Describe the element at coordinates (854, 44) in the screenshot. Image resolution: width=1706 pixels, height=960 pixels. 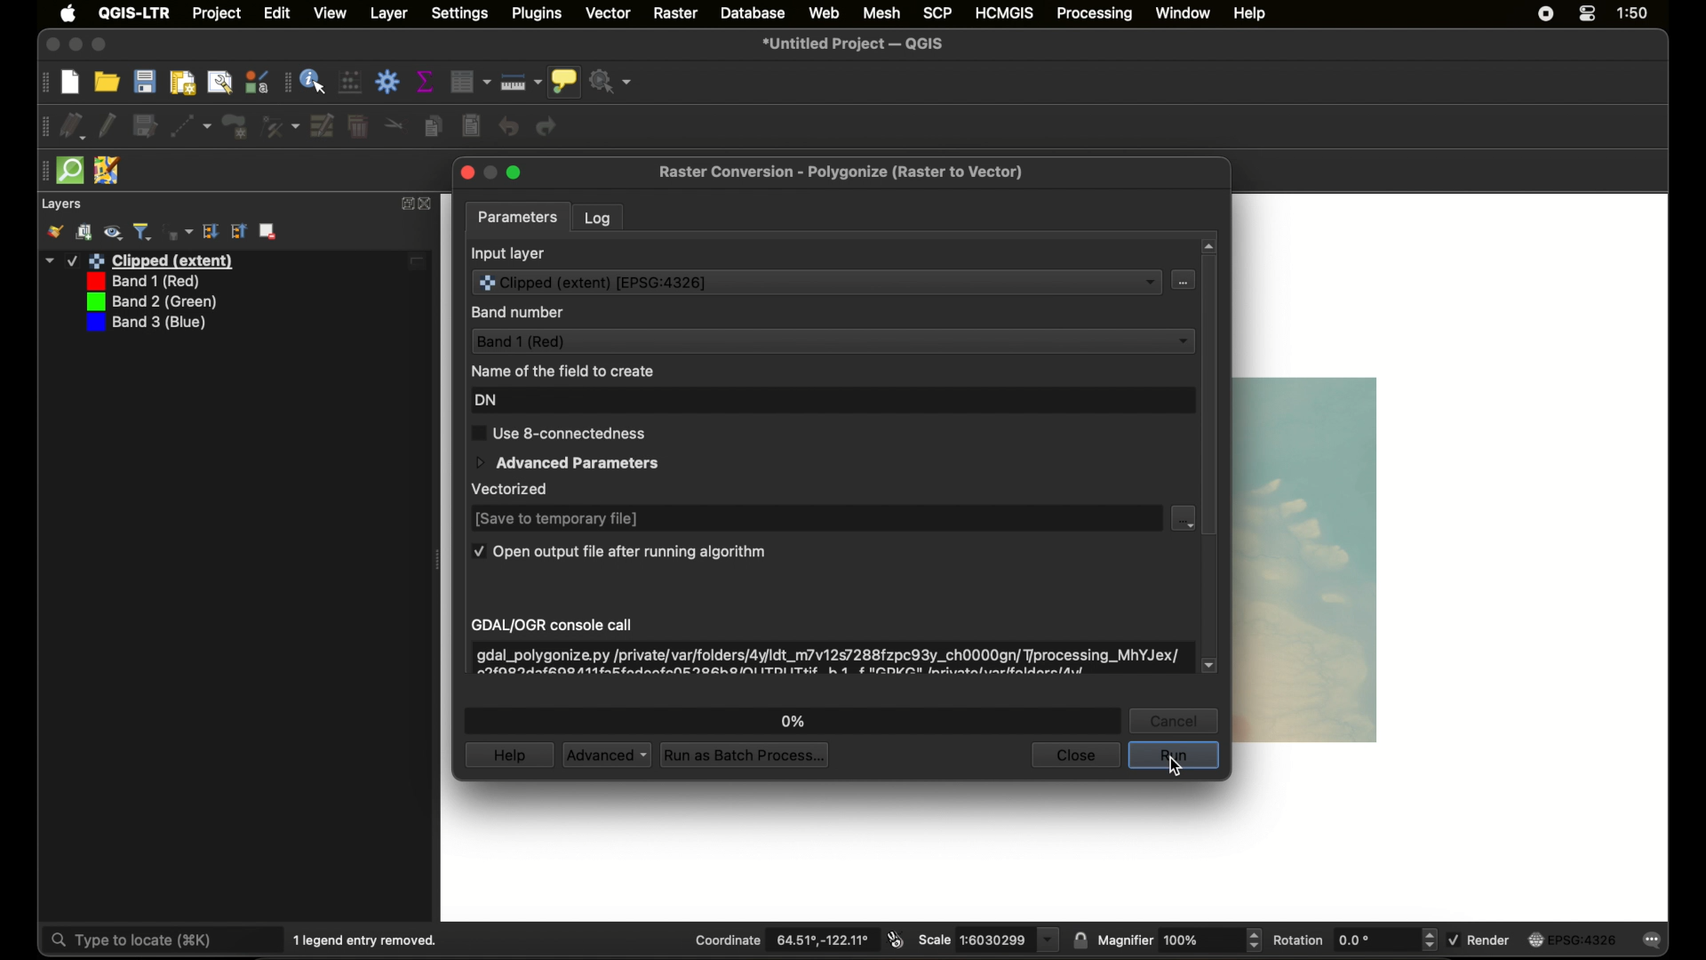
I see `untitled project  - QGIS` at that location.